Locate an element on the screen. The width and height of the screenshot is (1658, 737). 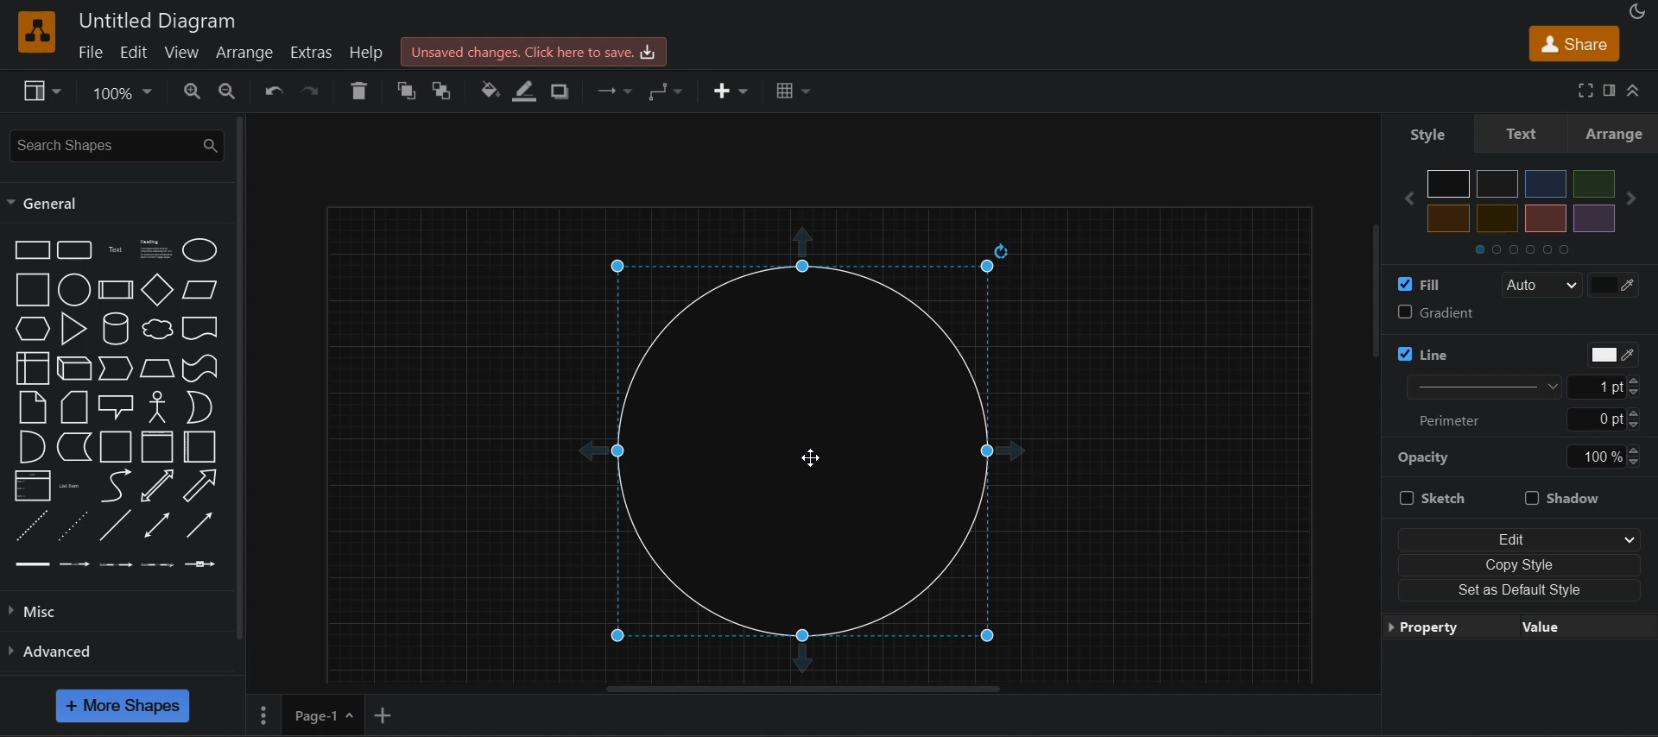
grey color is located at coordinates (1496, 184).